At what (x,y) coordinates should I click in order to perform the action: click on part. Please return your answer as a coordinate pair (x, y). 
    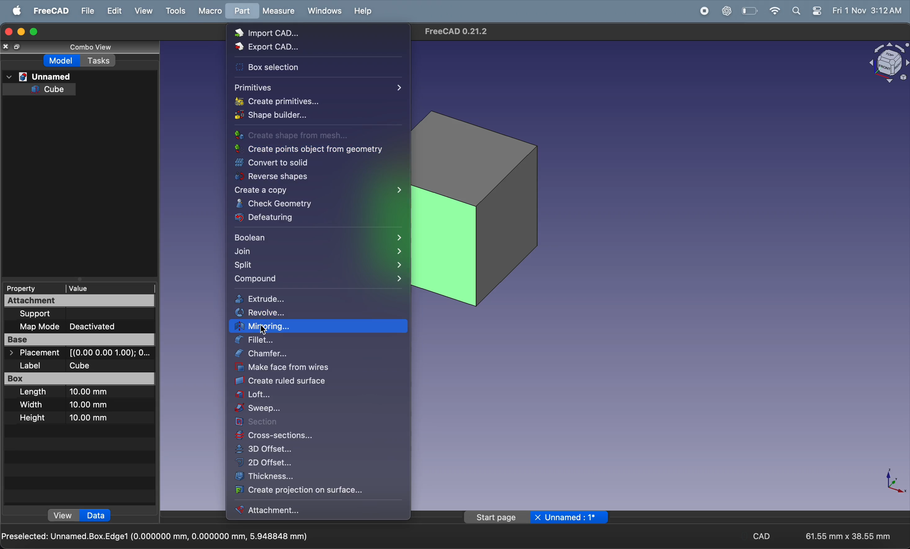
    Looking at the image, I should click on (242, 11).